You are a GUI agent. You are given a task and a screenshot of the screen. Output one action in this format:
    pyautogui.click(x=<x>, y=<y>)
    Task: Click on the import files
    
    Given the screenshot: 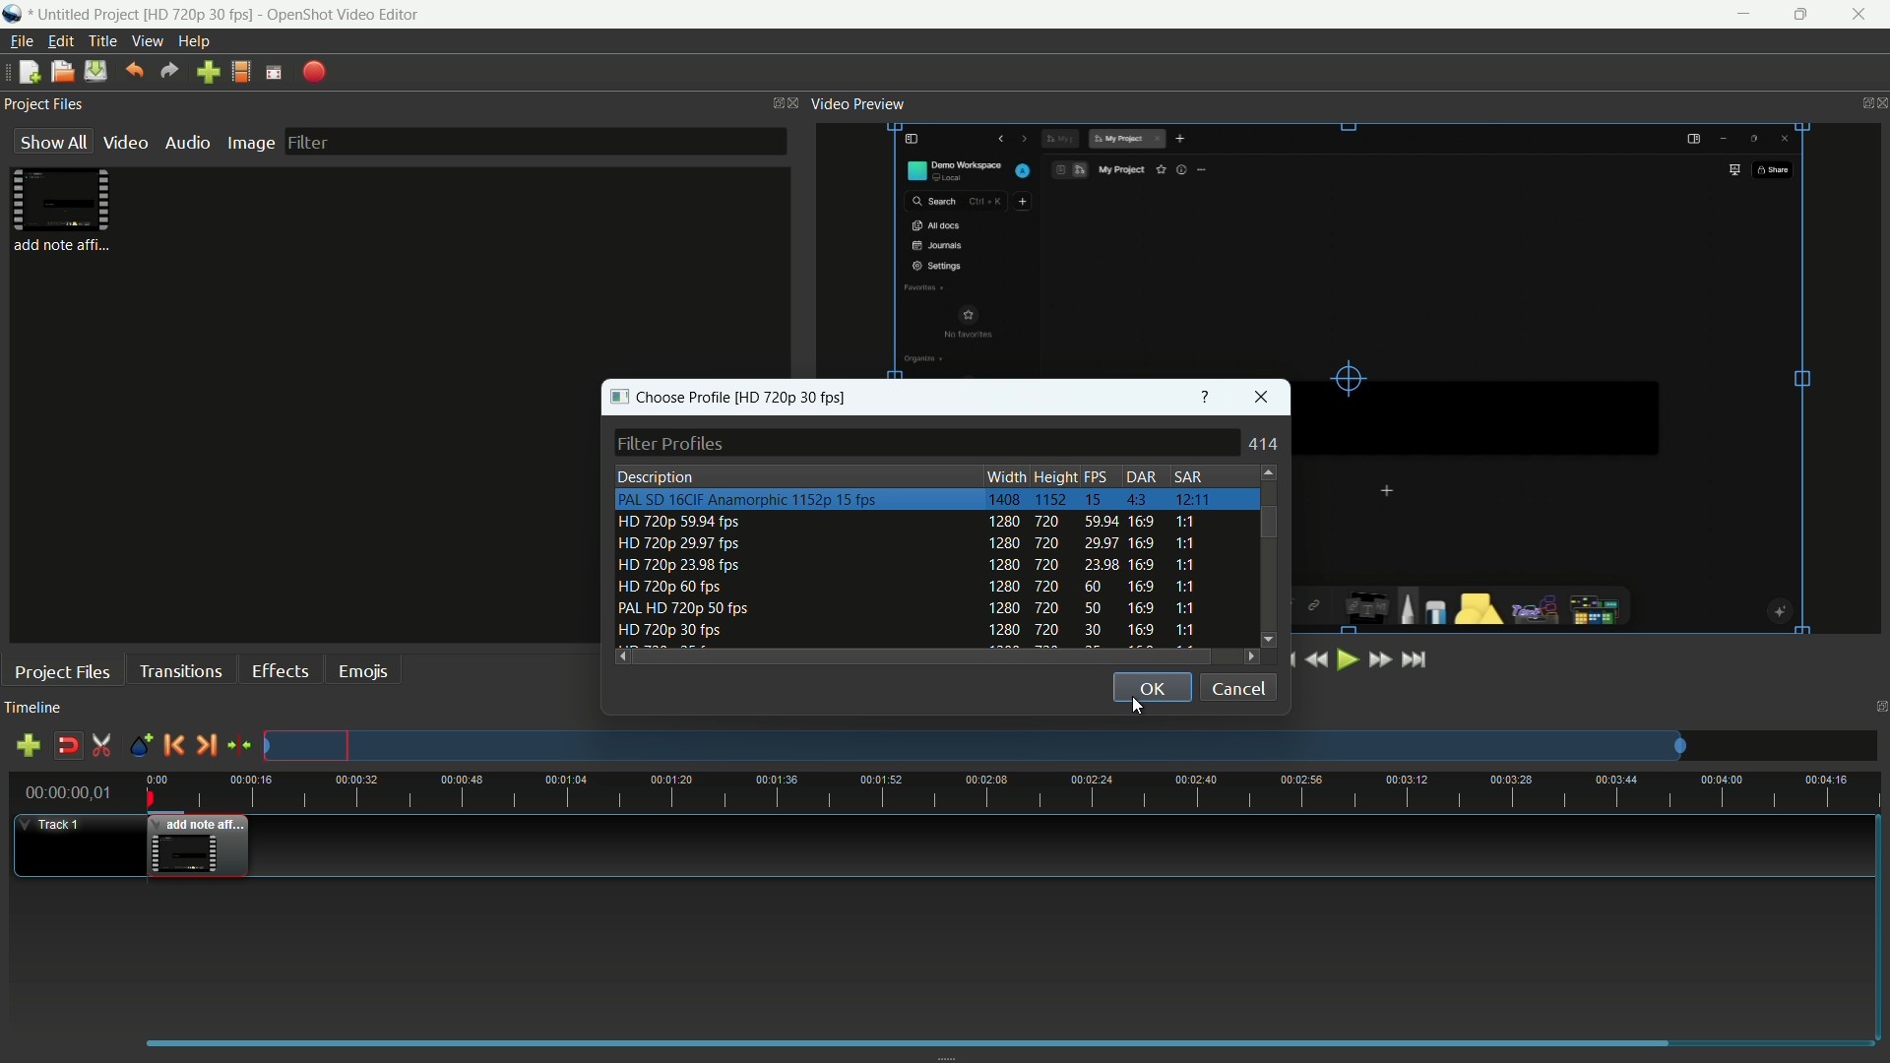 What is the action you would take?
    pyautogui.click(x=208, y=73)
    